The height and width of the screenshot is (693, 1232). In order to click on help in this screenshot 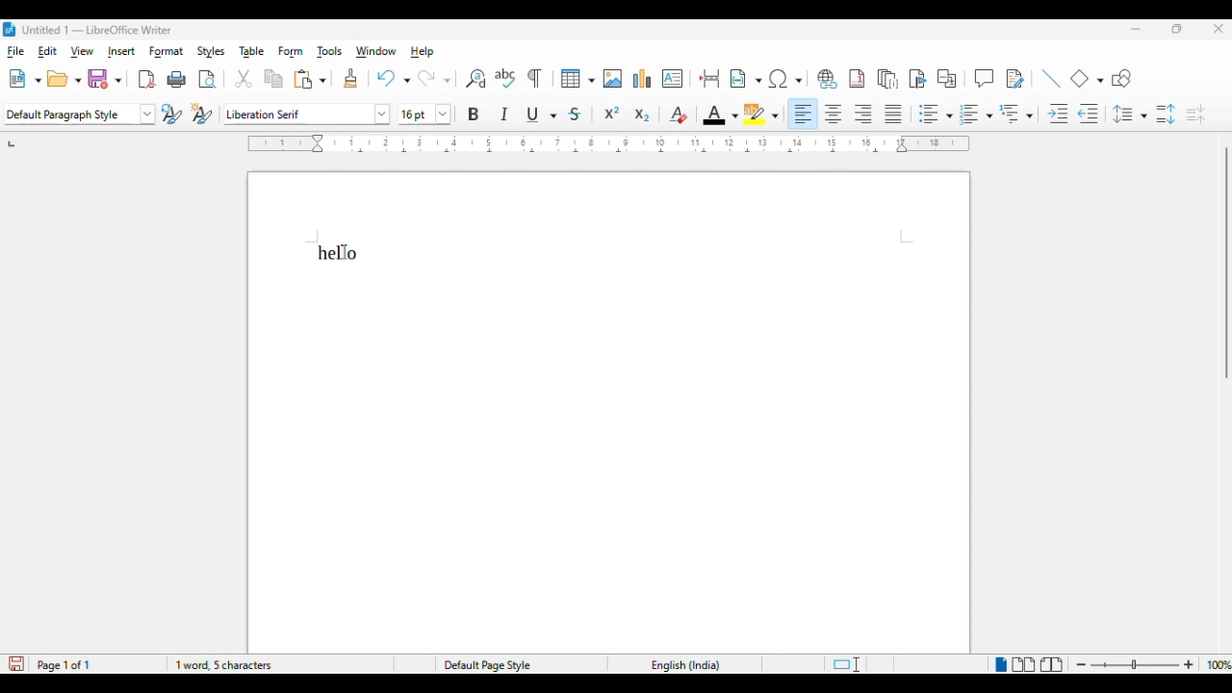, I will do `click(422, 51)`.